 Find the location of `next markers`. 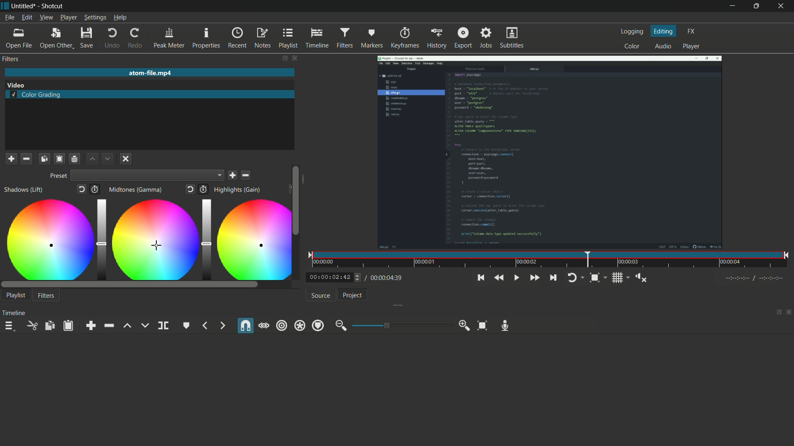

next markers is located at coordinates (222, 325).